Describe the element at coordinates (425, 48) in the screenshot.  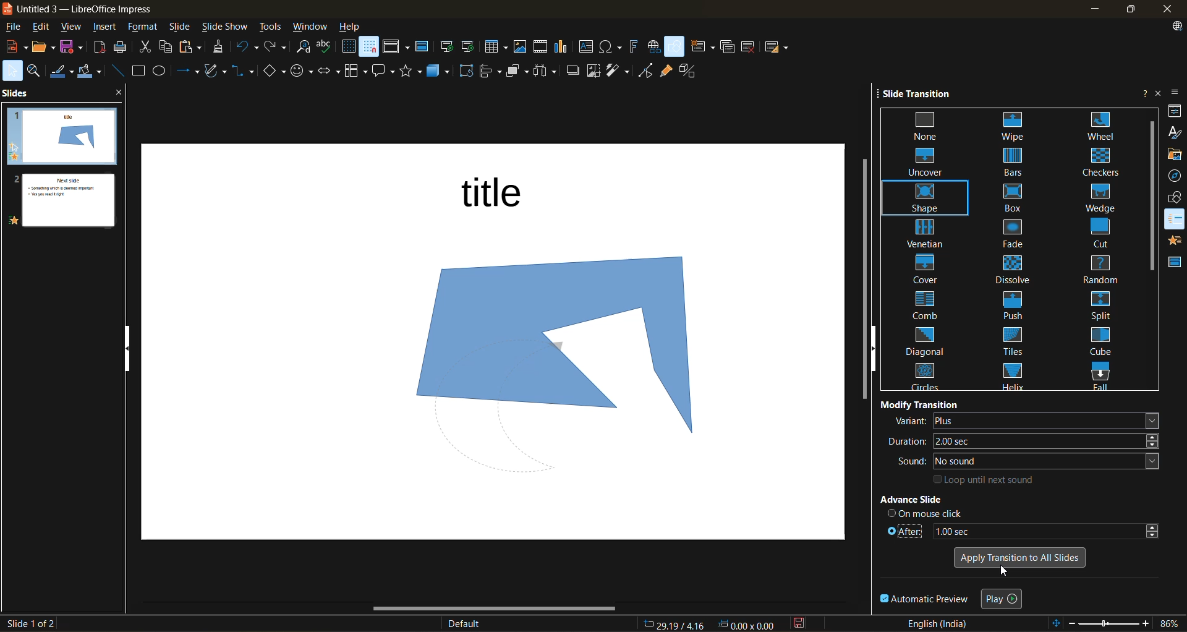
I see `master slide` at that location.